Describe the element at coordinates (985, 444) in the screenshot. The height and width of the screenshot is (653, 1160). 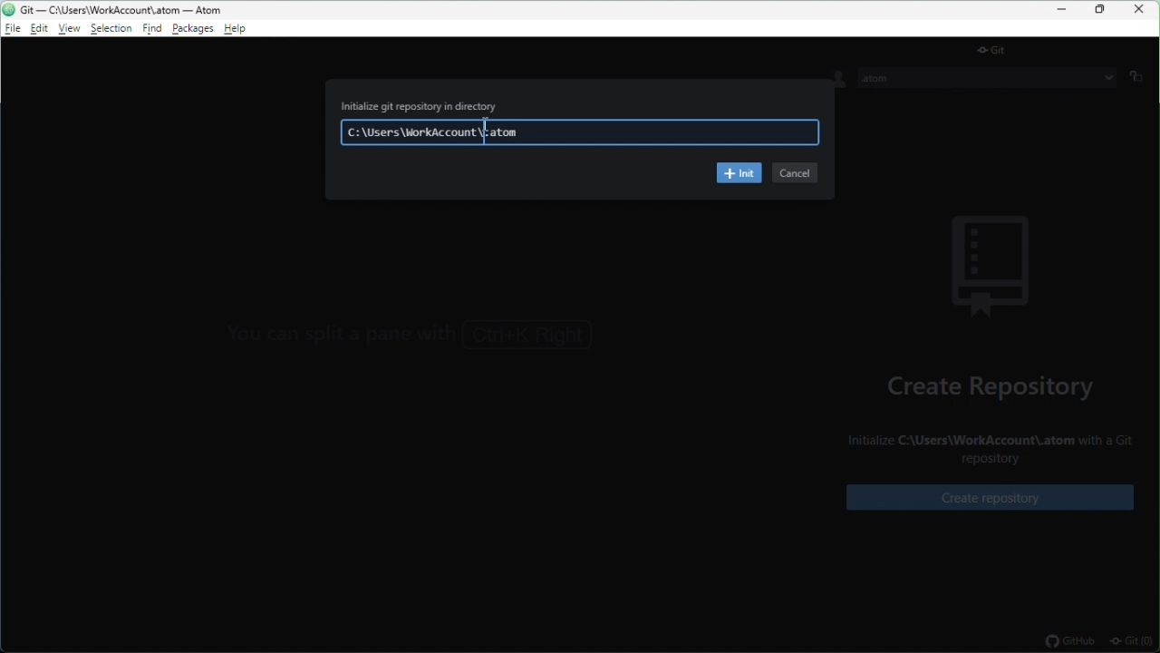
I see `Initialize C:\Users\WorkAccount\.atom with a Git repository` at that location.